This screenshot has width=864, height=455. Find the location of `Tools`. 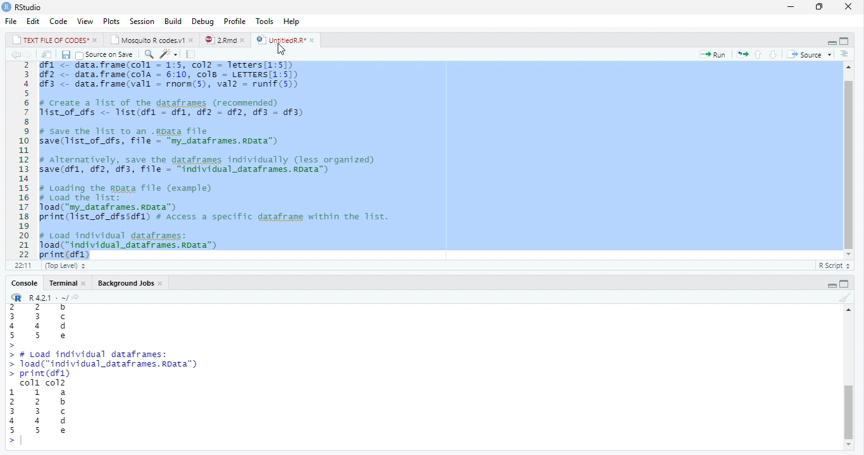

Tools is located at coordinates (266, 21).